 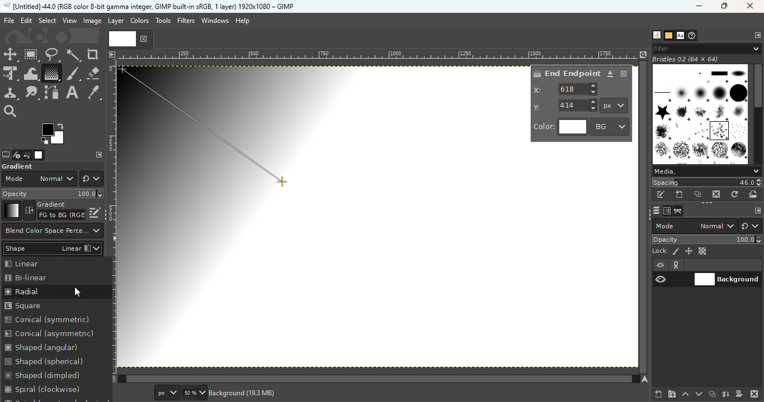 What do you see at coordinates (758, 112) in the screenshot?
I see `Scroll bar` at bounding box center [758, 112].